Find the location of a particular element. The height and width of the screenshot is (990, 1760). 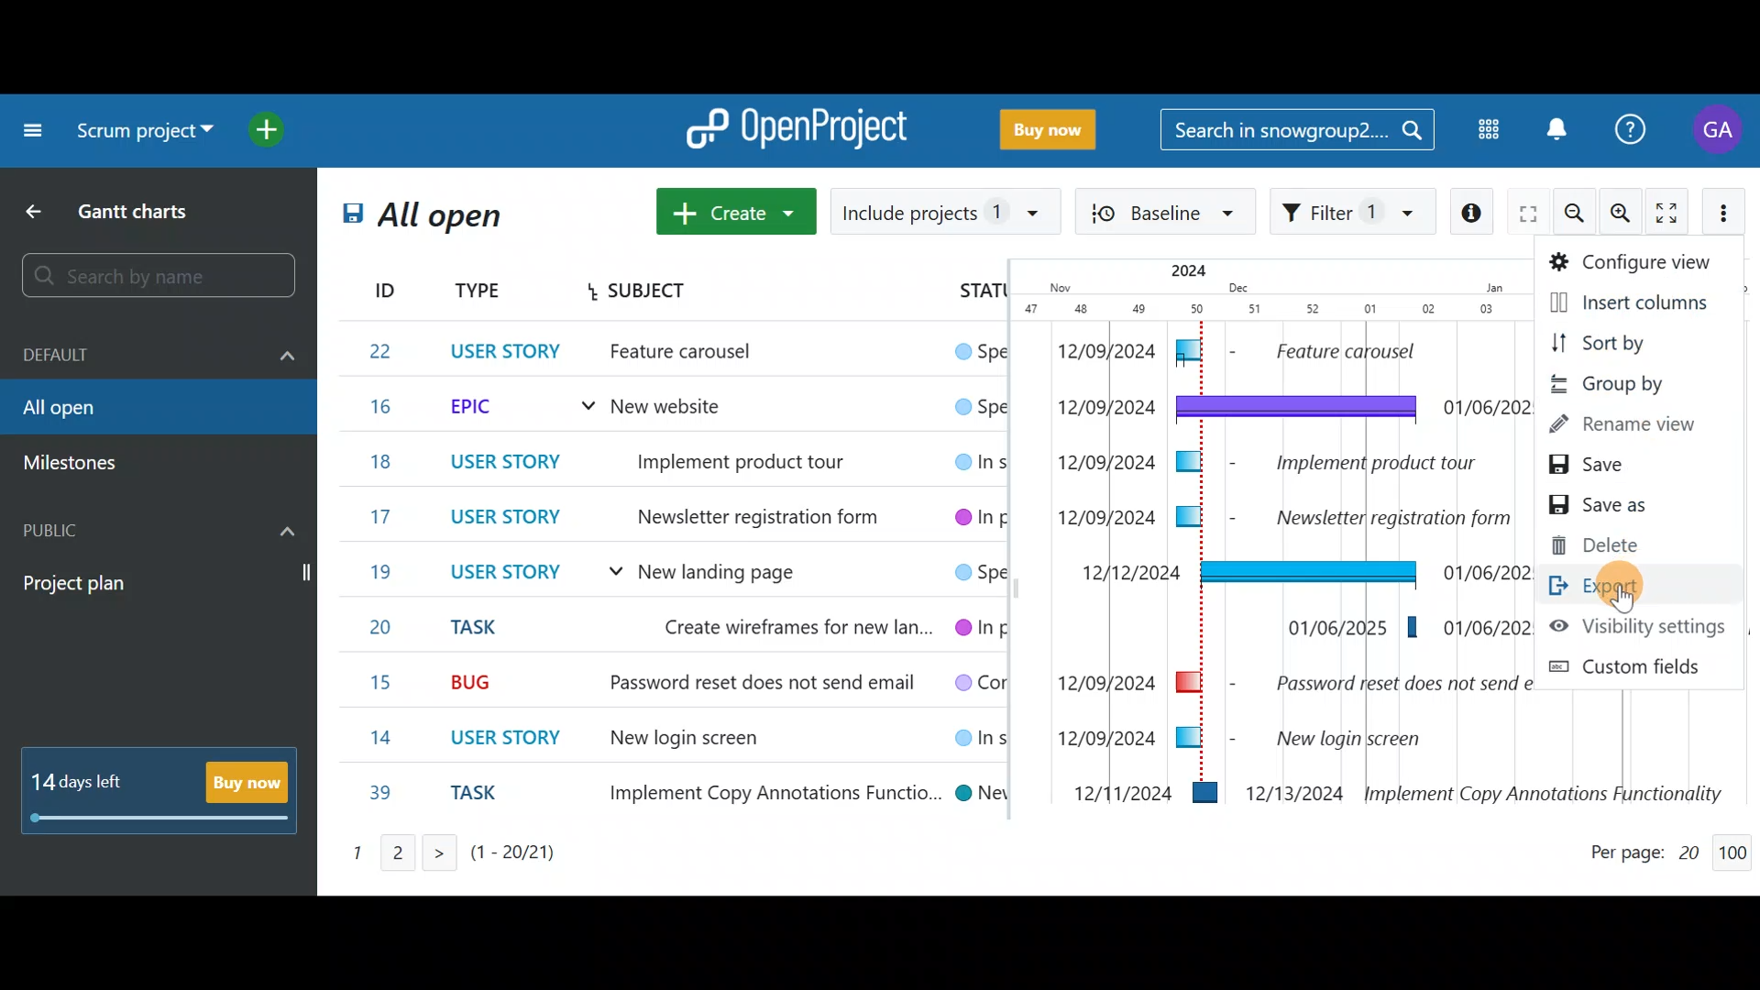

New landing page is located at coordinates (750, 573).